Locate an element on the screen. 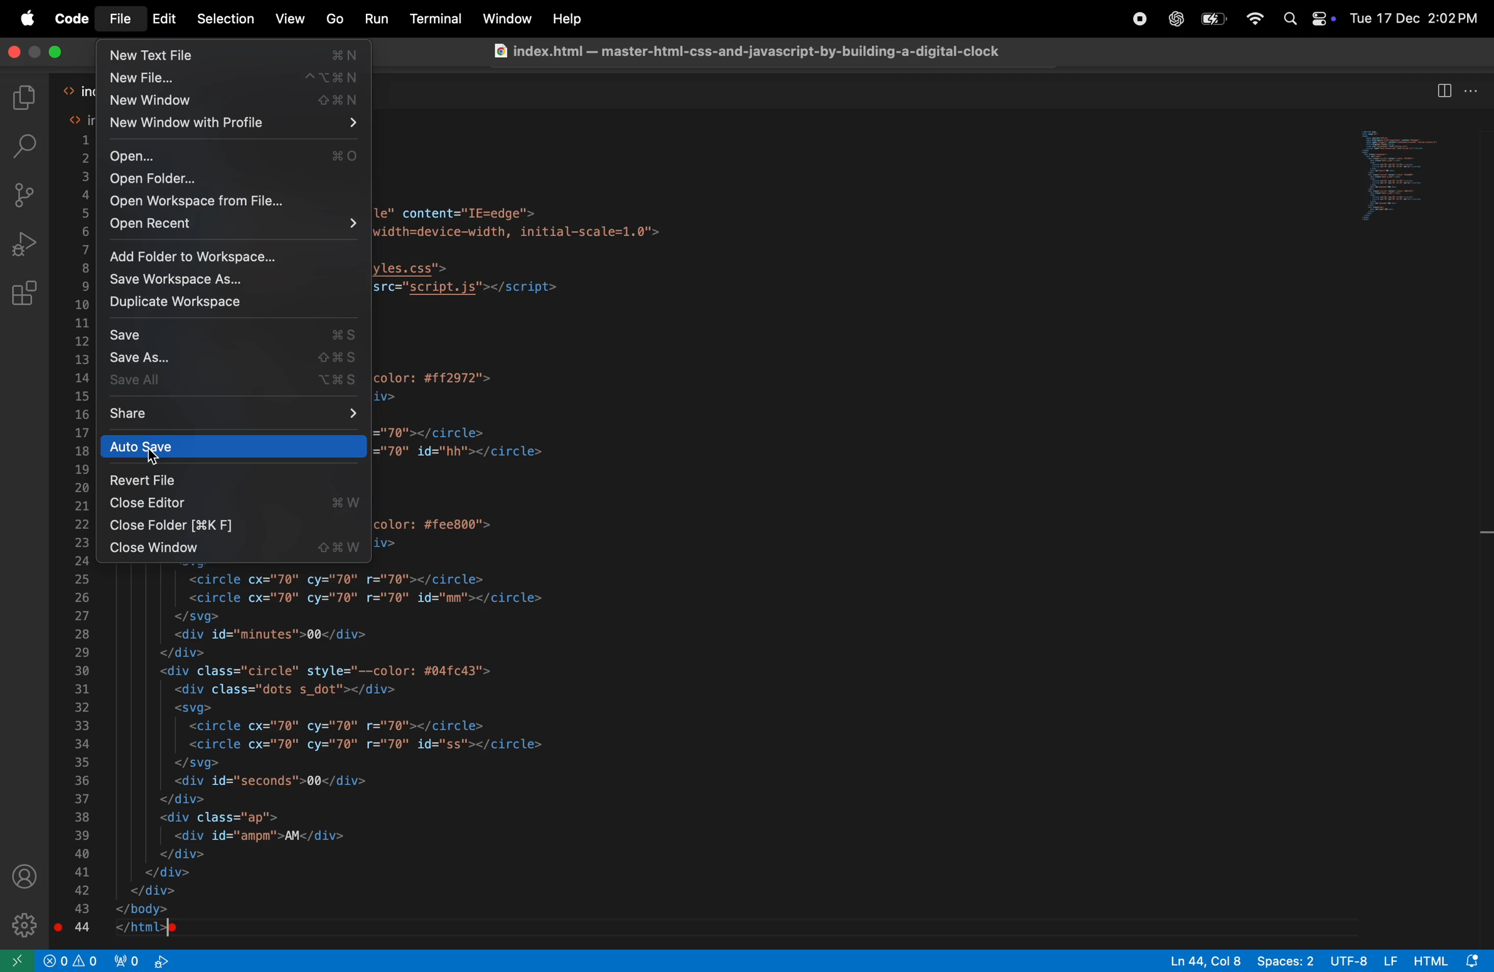 The height and width of the screenshot is (972, 1494). save all is located at coordinates (237, 381).